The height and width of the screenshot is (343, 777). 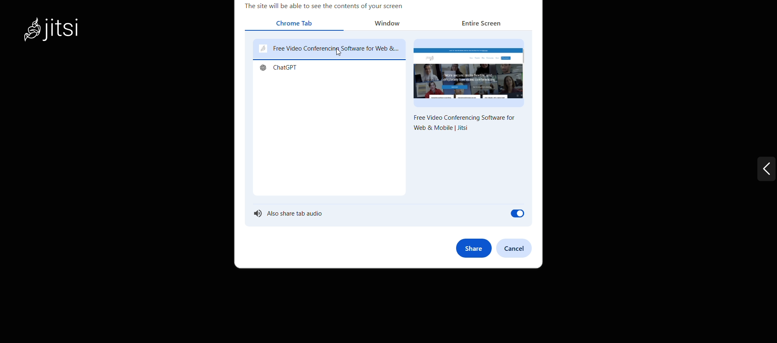 I want to click on jitsi, so click(x=63, y=34).